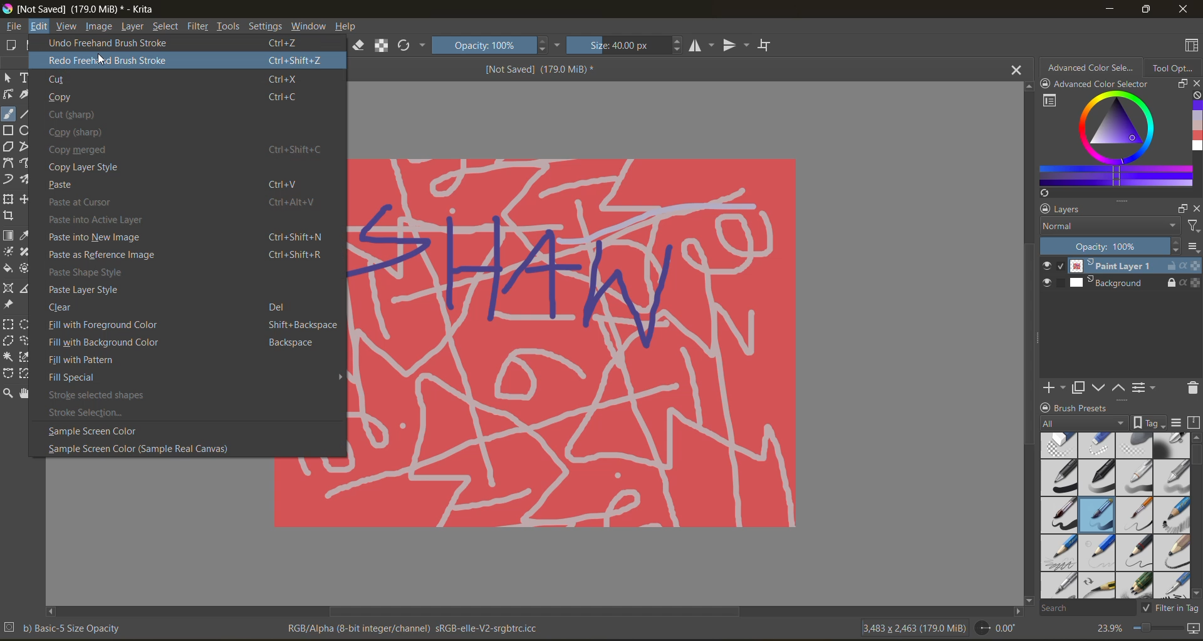  What do you see at coordinates (1180, 208) in the screenshot?
I see `float docker` at bounding box center [1180, 208].